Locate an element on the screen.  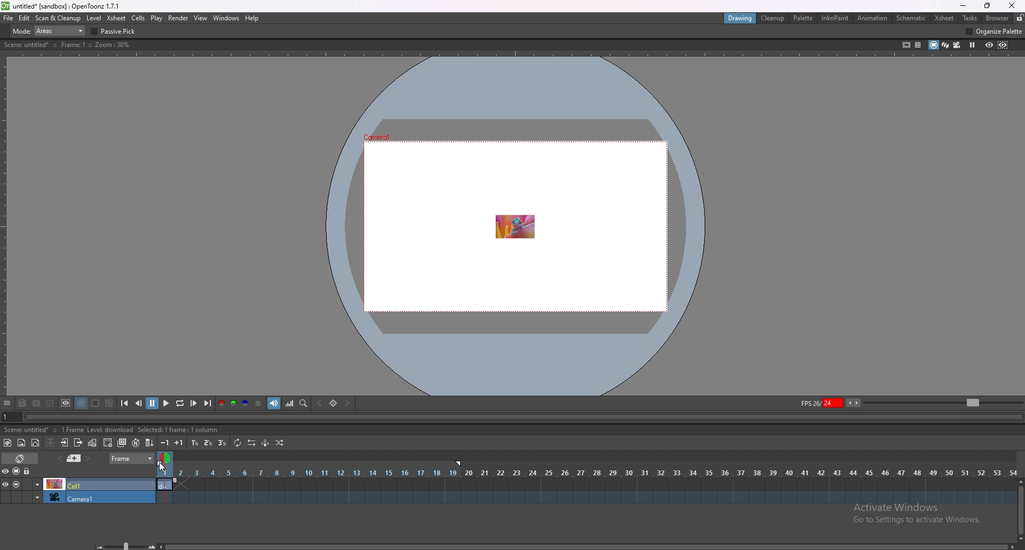
green channel is located at coordinates (234, 403).